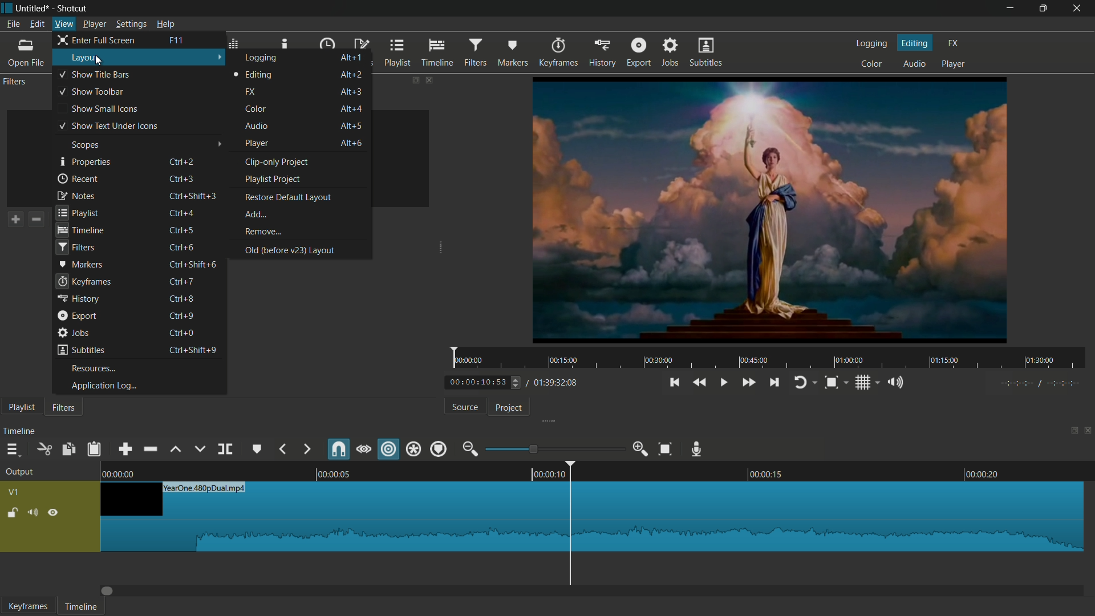 This screenshot has height=616, width=1095. Describe the element at coordinates (13, 220) in the screenshot. I see `add a filter` at that location.